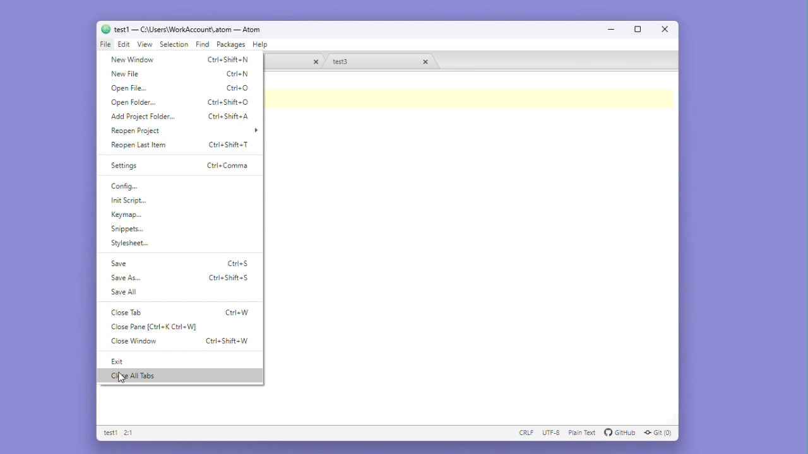 This screenshot has width=808, height=454. Describe the element at coordinates (660, 432) in the screenshot. I see `GIT (0)` at that location.